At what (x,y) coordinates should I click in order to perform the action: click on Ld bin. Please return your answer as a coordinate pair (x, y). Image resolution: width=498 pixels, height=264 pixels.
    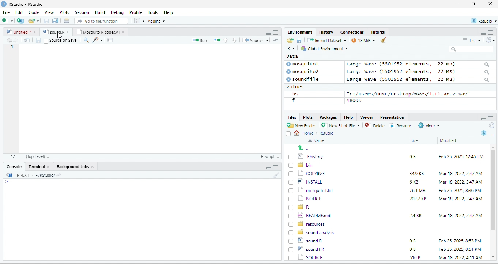
    Looking at the image, I should click on (302, 165).